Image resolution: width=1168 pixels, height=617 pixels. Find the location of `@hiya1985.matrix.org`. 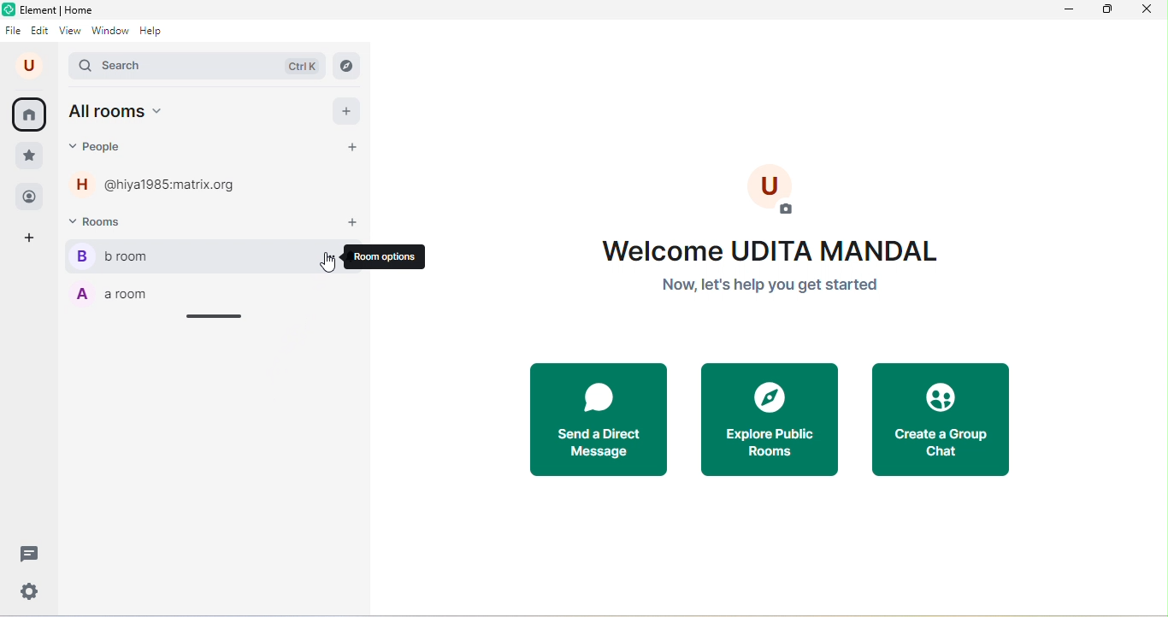

@hiya1985.matrix.org is located at coordinates (179, 185).